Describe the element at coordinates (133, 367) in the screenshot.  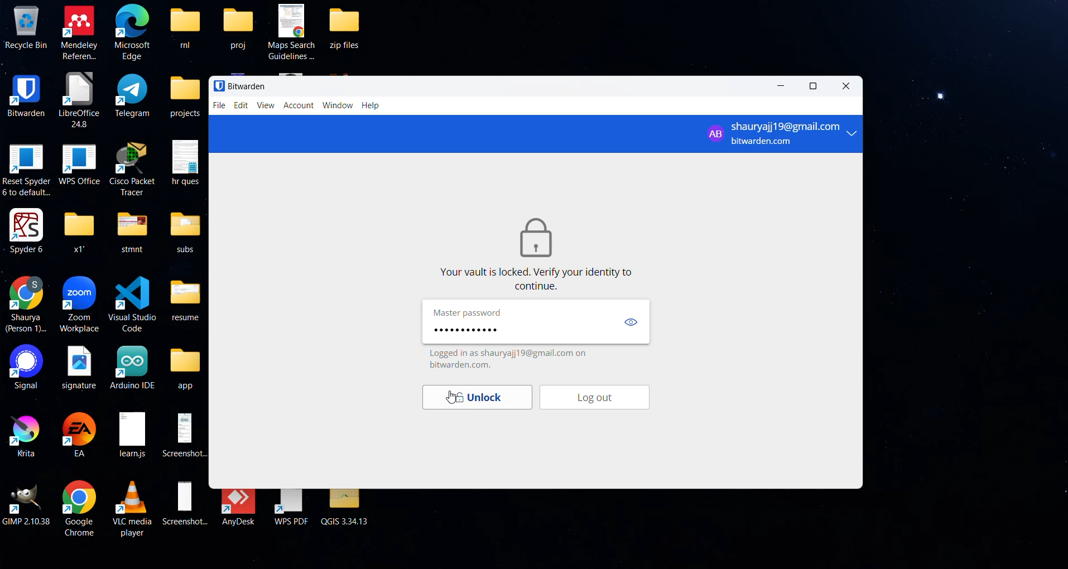
I see `Arduino IDE` at that location.